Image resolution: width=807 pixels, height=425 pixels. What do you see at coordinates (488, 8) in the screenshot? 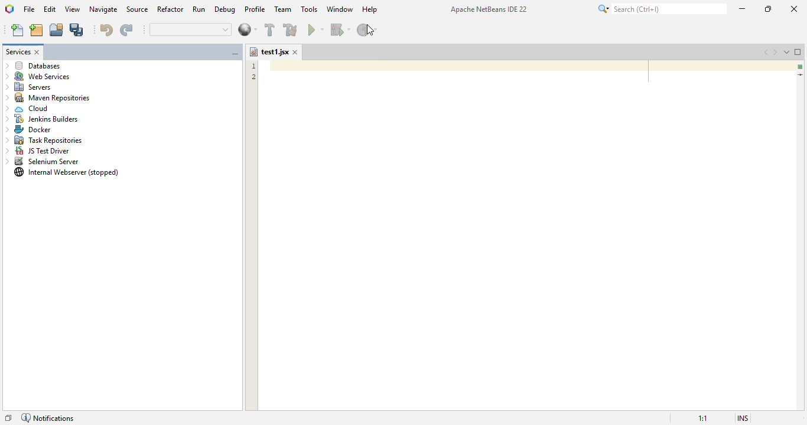
I see `Apache NetBeans IDE 22` at bounding box center [488, 8].